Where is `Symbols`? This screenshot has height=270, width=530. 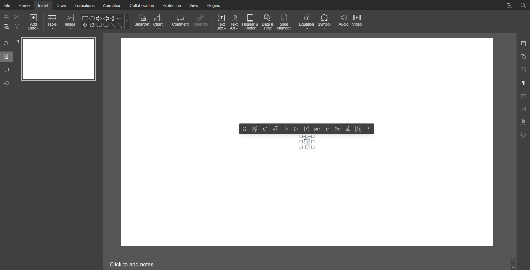
Symbols is located at coordinates (327, 129).